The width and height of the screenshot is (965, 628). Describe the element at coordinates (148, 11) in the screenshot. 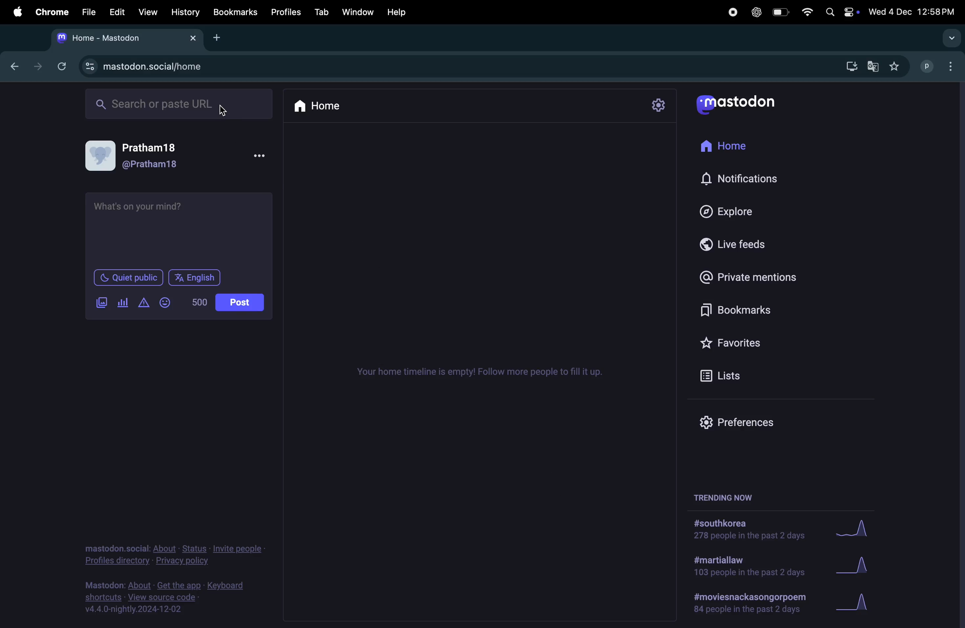

I see `View` at that location.